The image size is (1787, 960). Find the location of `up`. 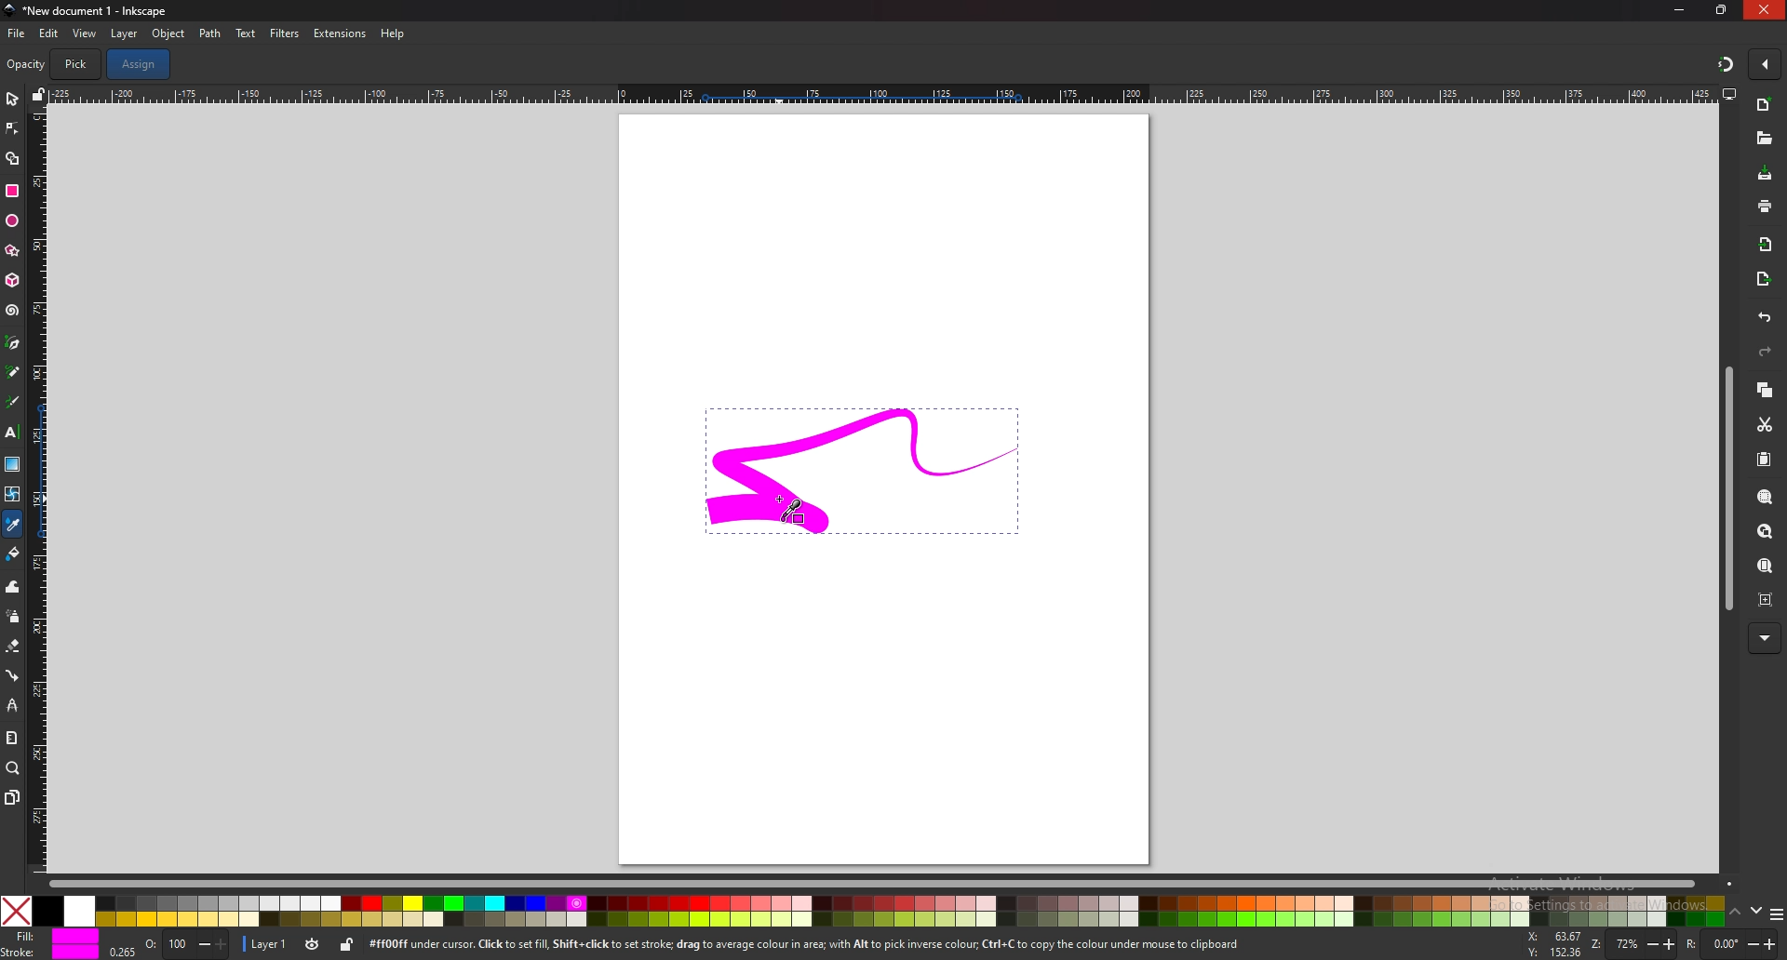

up is located at coordinates (1736, 912).